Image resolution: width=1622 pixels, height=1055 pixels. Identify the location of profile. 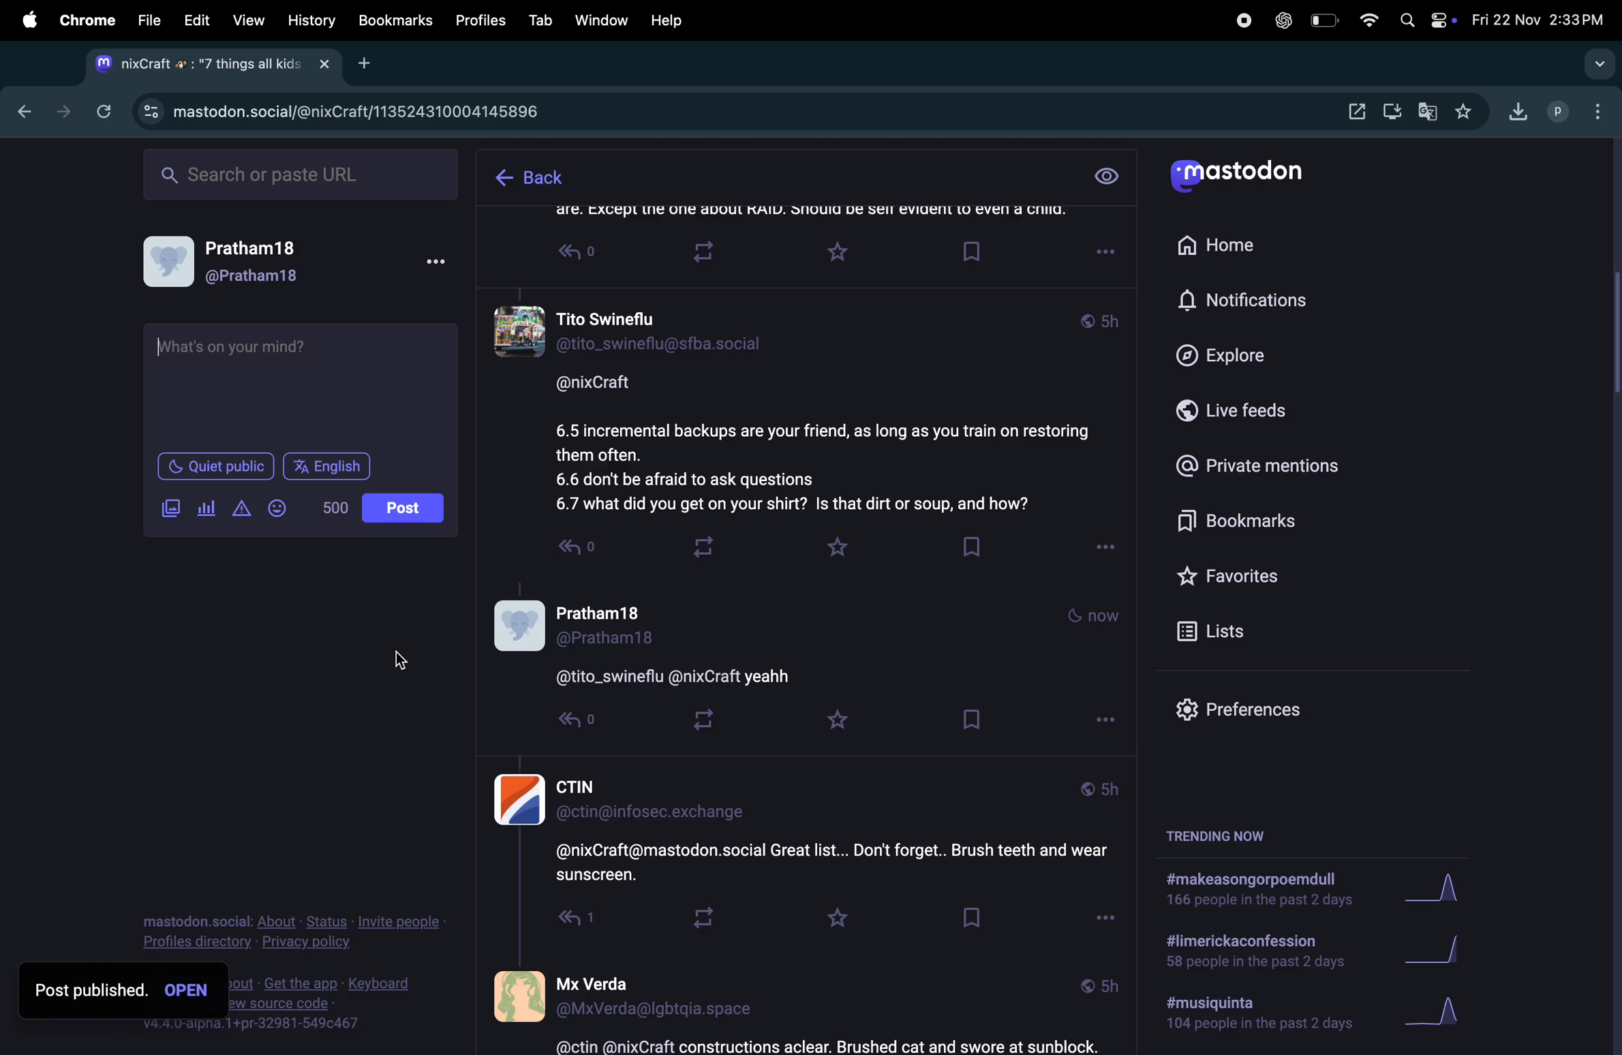
(1557, 114).